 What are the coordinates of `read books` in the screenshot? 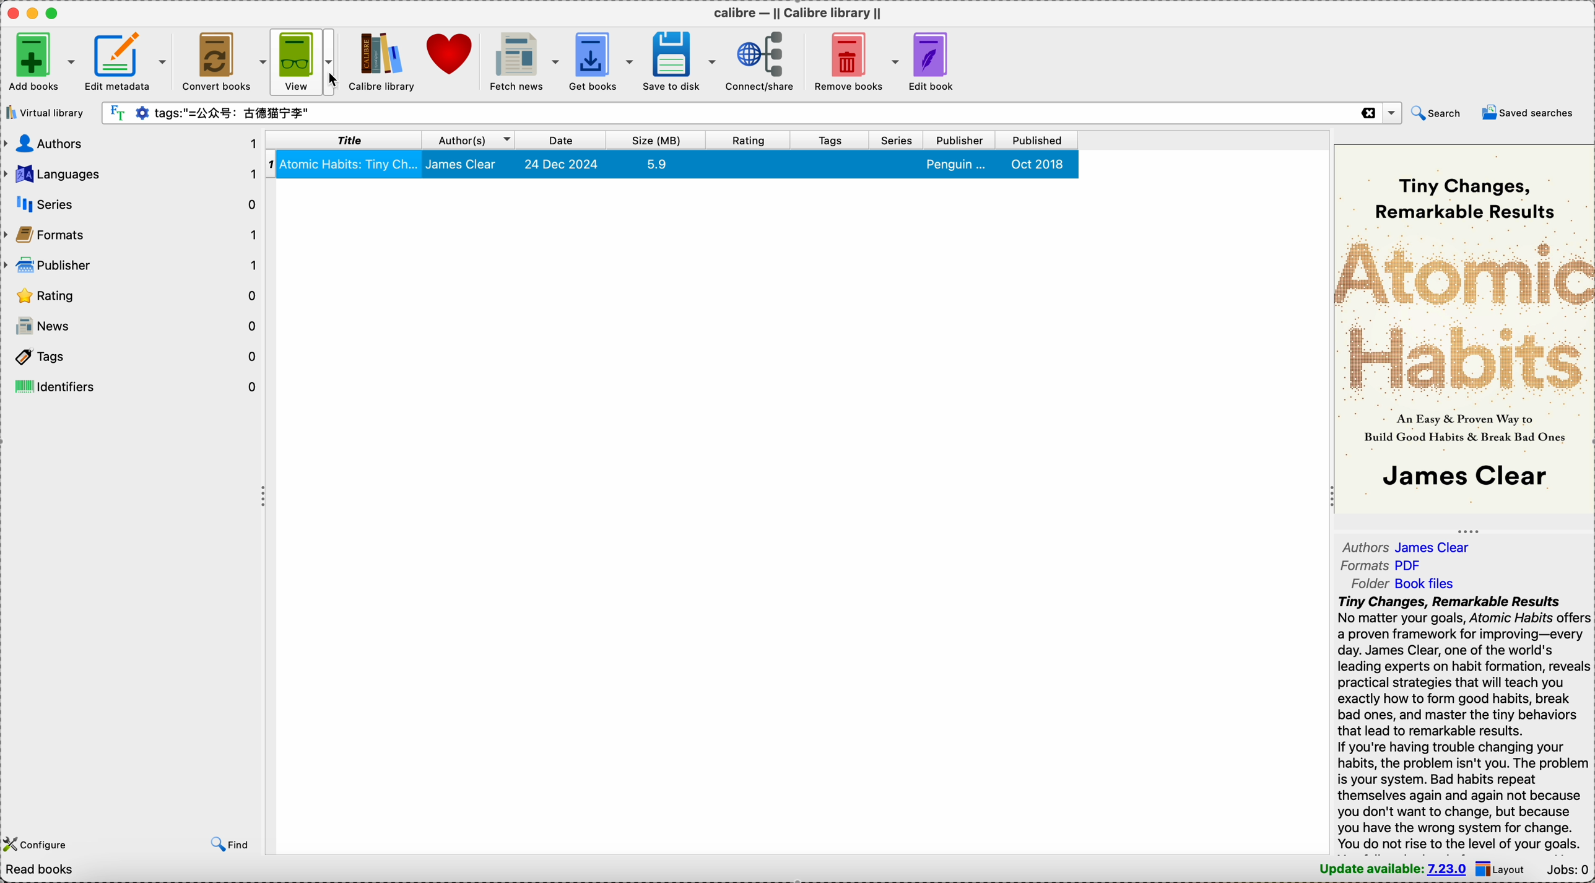 It's located at (50, 871).